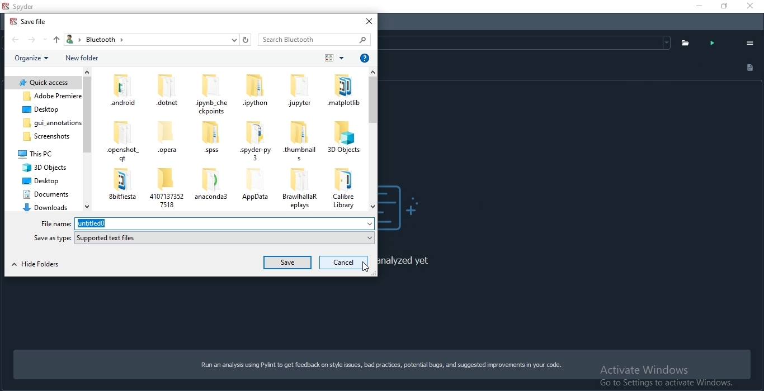 Image resolution: width=764 pixels, height=391 pixels. What do you see at coordinates (36, 264) in the screenshot?
I see `hide folder` at bounding box center [36, 264].